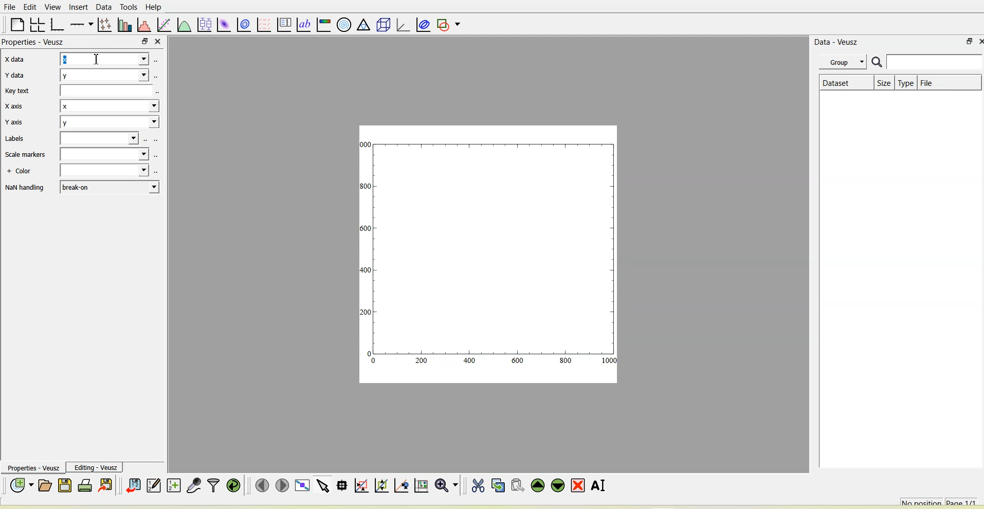 The height and width of the screenshot is (509, 984). What do you see at coordinates (21, 485) in the screenshot?
I see `New document` at bounding box center [21, 485].